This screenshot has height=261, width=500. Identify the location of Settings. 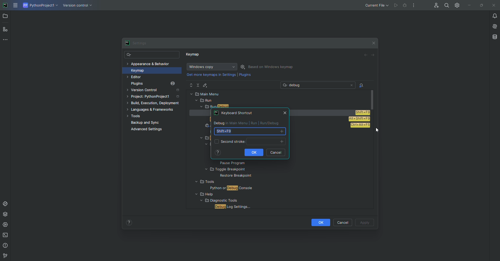
(456, 5).